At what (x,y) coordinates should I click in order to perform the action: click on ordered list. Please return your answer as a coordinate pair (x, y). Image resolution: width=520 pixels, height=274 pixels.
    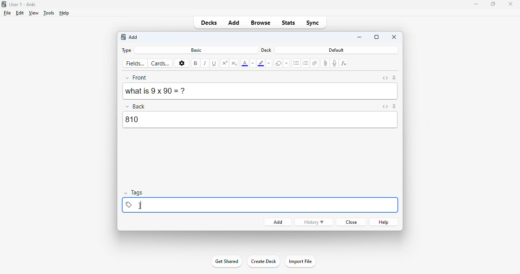
    Looking at the image, I should click on (306, 63).